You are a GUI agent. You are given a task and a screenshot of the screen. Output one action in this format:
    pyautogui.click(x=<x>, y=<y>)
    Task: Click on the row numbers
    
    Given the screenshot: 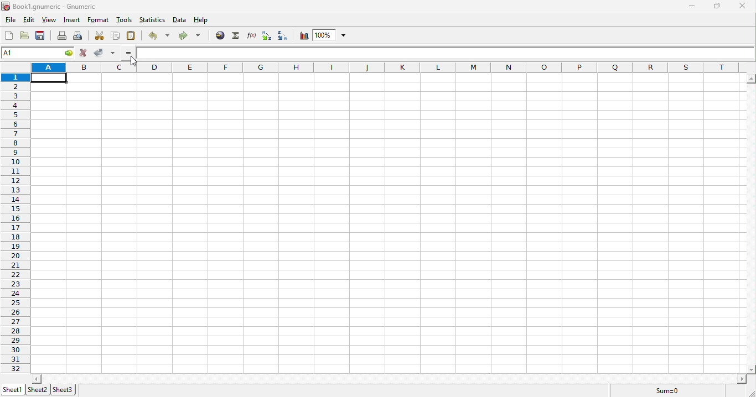 What is the action you would take?
    pyautogui.click(x=16, y=223)
    